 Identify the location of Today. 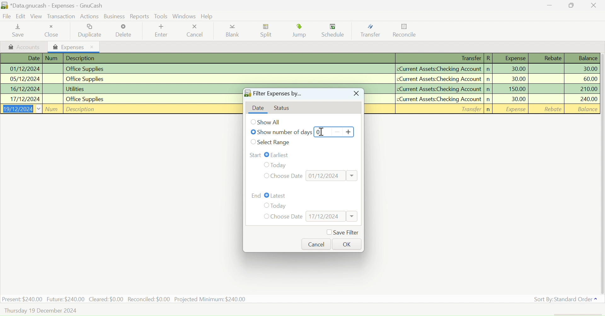
(279, 206).